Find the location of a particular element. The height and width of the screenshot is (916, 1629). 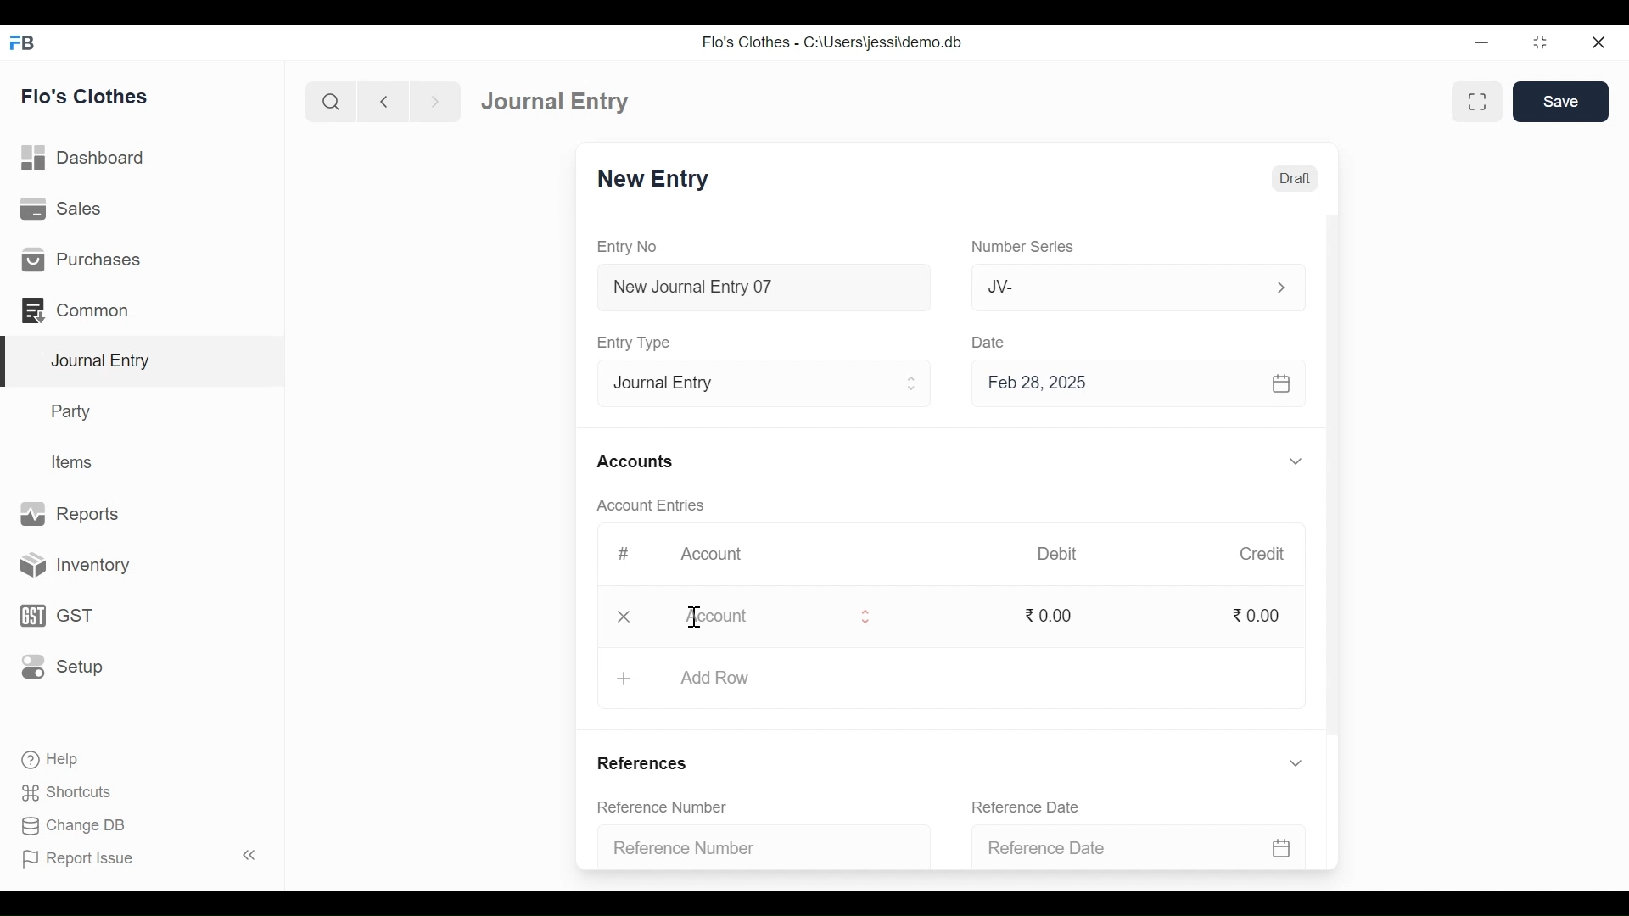

Expand is located at coordinates (865, 619).